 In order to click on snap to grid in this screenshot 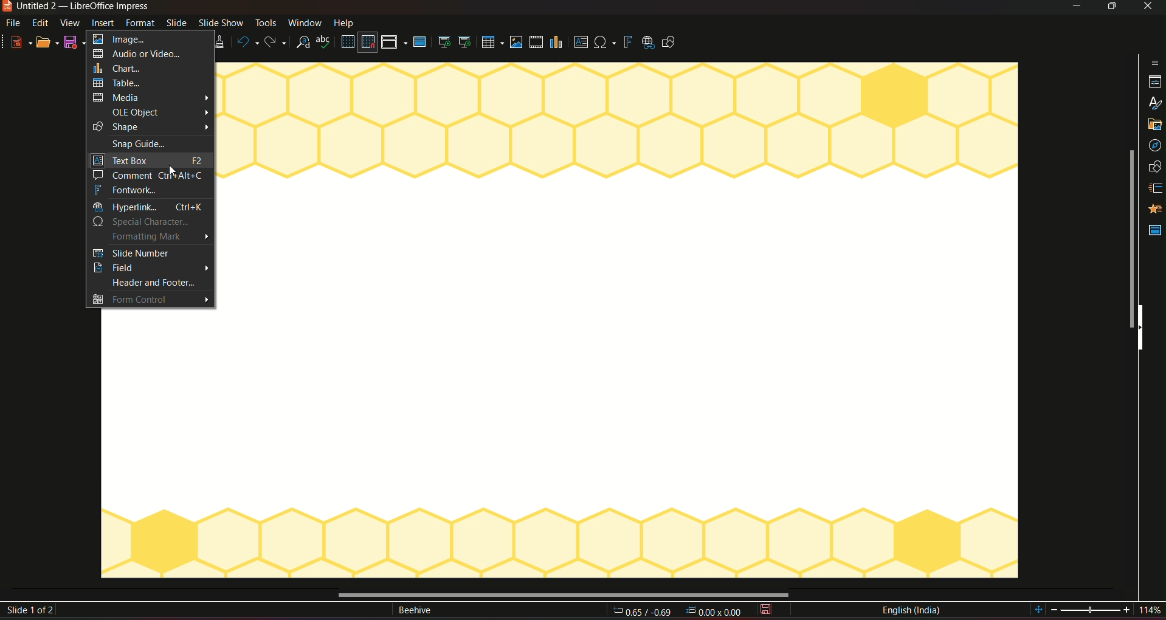, I will do `click(368, 43)`.